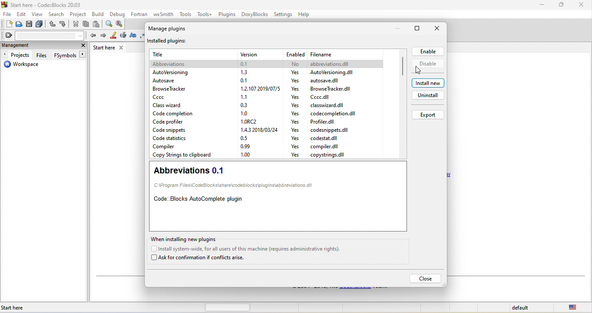 The width and height of the screenshot is (592, 313). I want to click on selected text, so click(123, 36).